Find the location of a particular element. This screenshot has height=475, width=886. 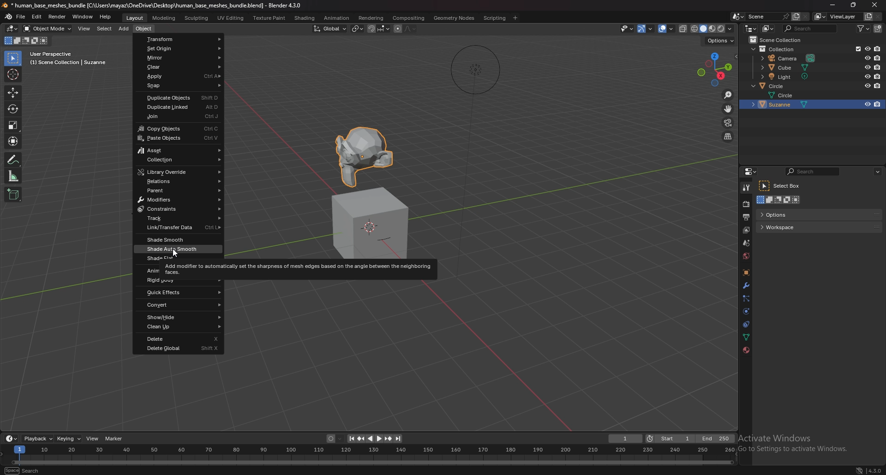

mode is located at coordinates (28, 41).